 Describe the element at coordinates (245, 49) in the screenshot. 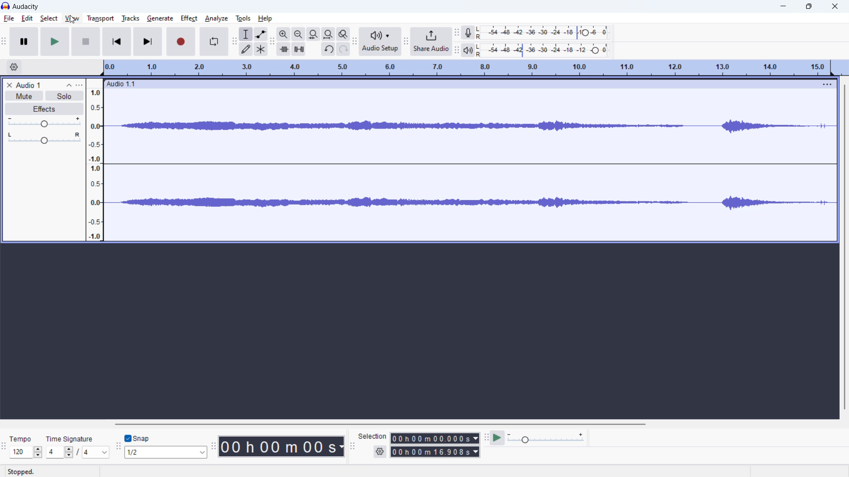

I see `draw tool` at that location.